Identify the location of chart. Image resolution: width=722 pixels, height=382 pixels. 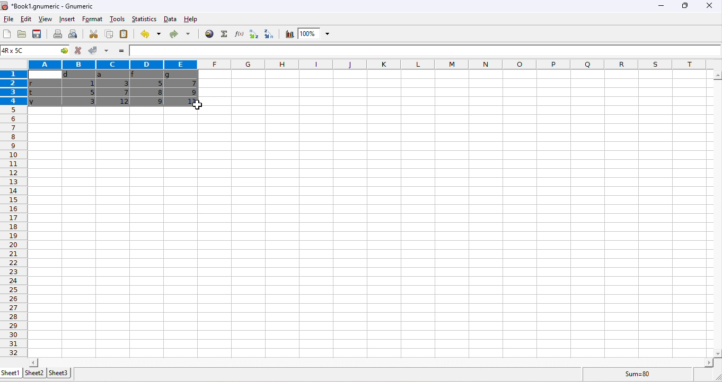
(288, 34).